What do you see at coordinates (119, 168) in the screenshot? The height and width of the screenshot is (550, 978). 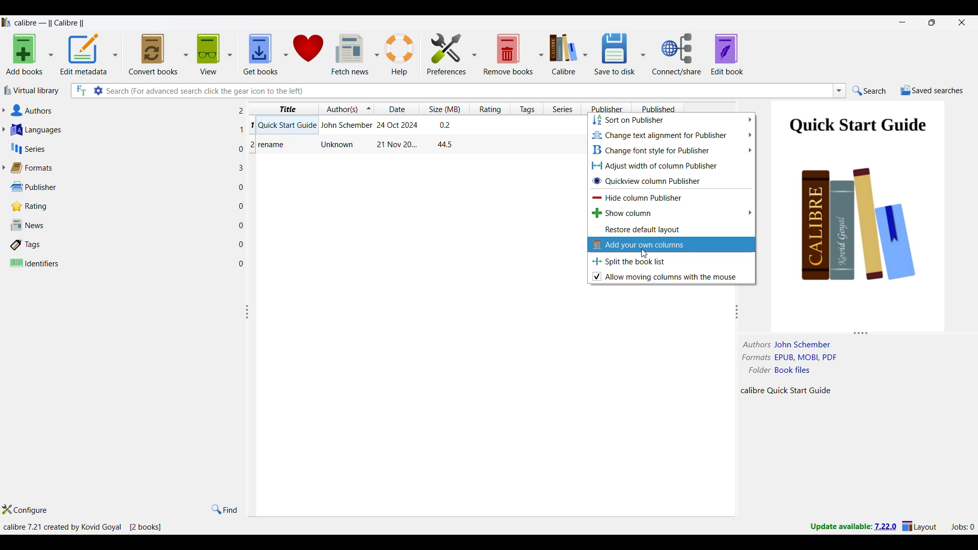 I see `Formats` at bounding box center [119, 168].